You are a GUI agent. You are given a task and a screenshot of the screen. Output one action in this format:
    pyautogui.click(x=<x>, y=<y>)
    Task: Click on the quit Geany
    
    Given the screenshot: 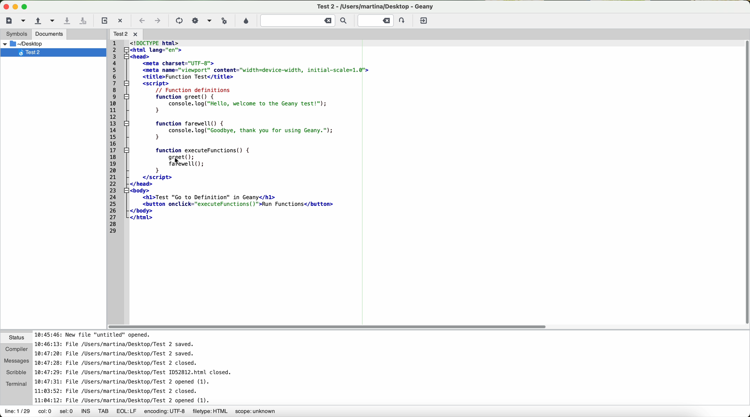 What is the action you would take?
    pyautogui.click(x=424, y=22)
    